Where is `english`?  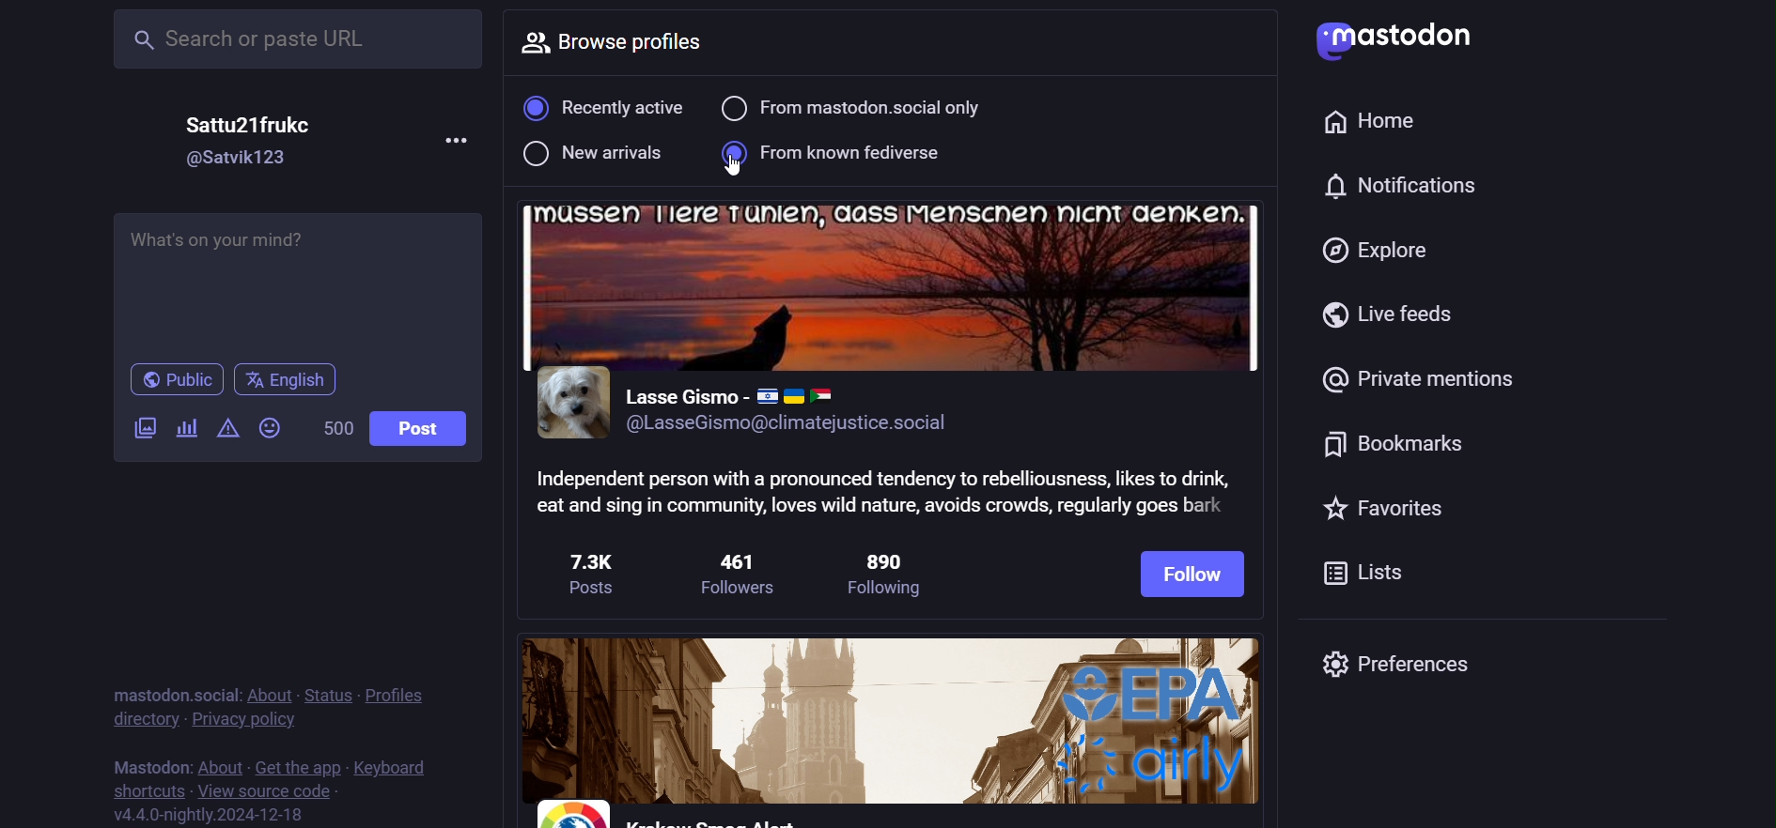
english is located at coordinates (293, 380).